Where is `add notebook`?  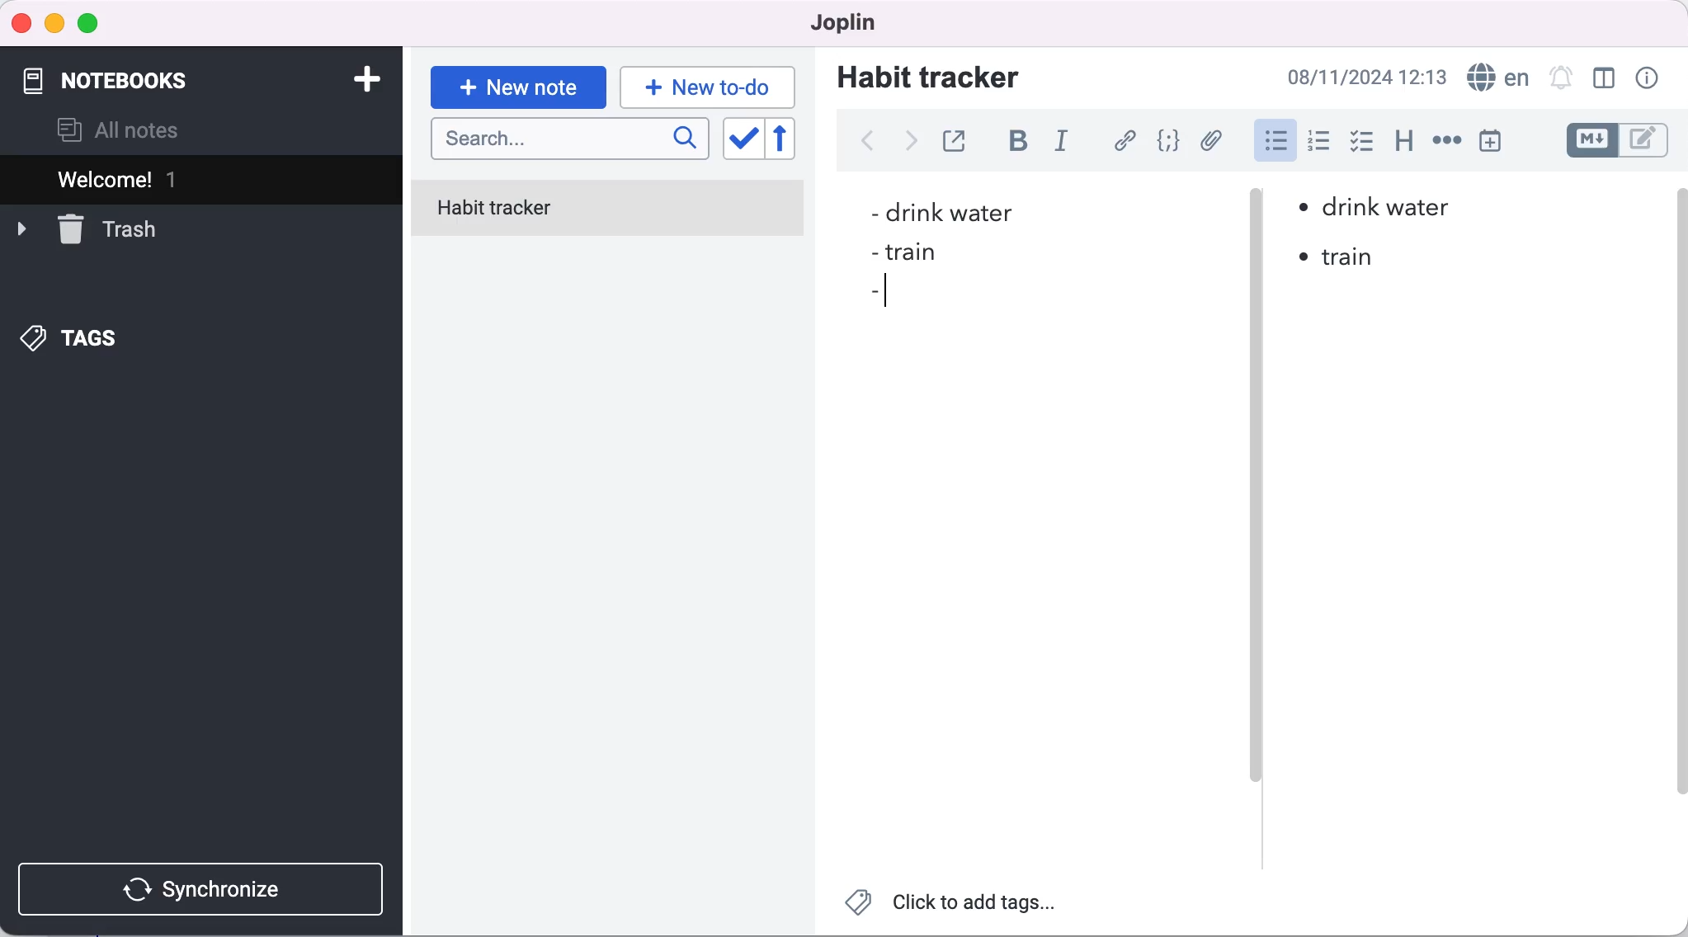
add notebook is located at coordinates (363, 78).